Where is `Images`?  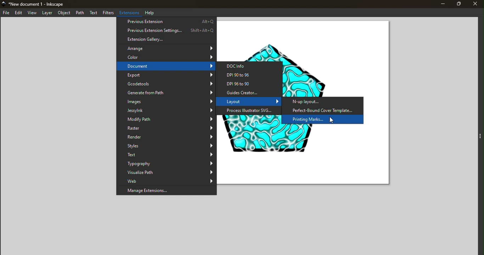
Images is located at coordinates (166, 101).